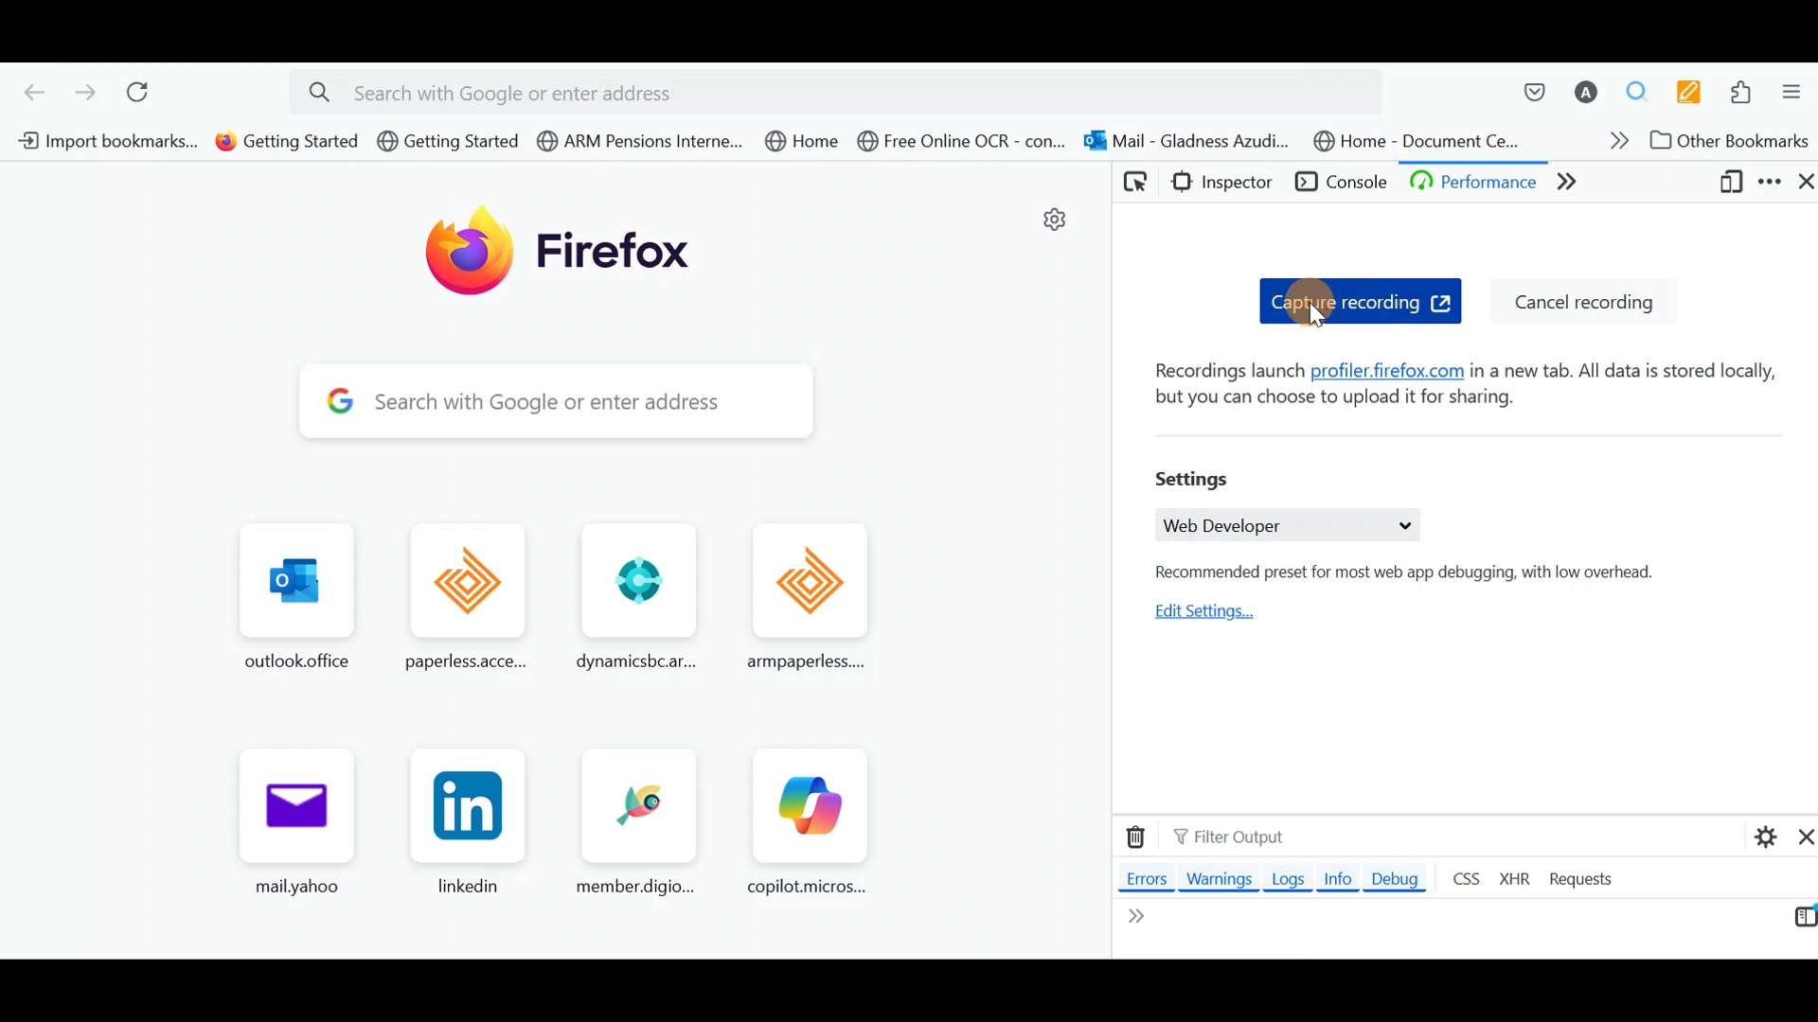  I want to click on Bookmark 8, so click(1413, 140).